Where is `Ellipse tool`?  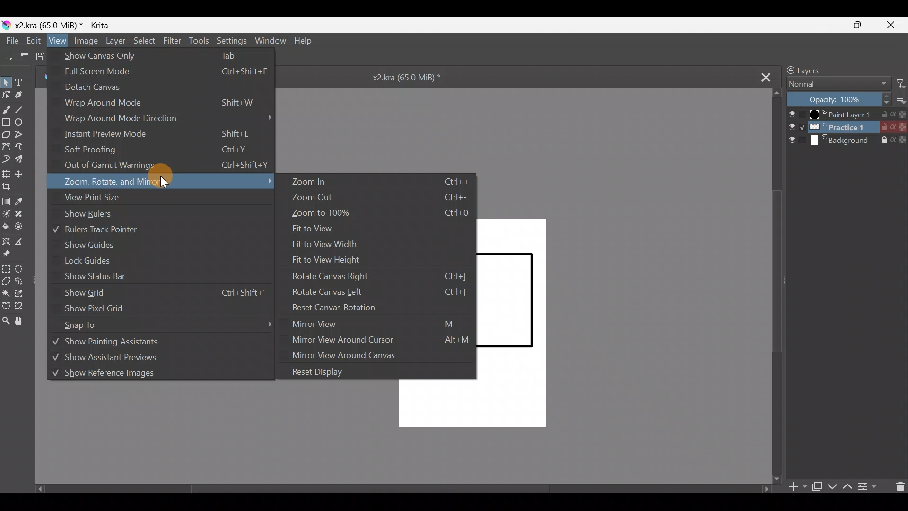
Ellipse tool is located at coordinates (22, 122).